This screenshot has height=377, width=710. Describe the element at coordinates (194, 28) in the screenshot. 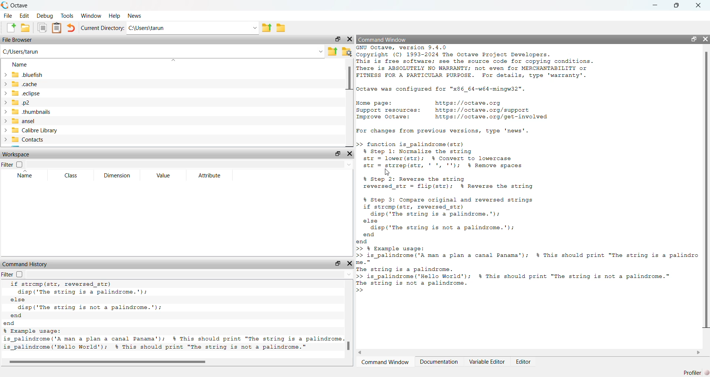

I see `enter directory name` at that location.